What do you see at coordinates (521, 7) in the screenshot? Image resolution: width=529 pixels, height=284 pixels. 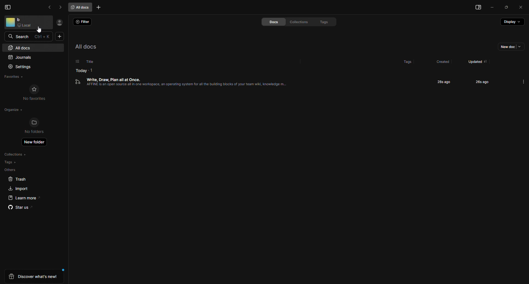 I see `close` at bounding box center [521, 7].